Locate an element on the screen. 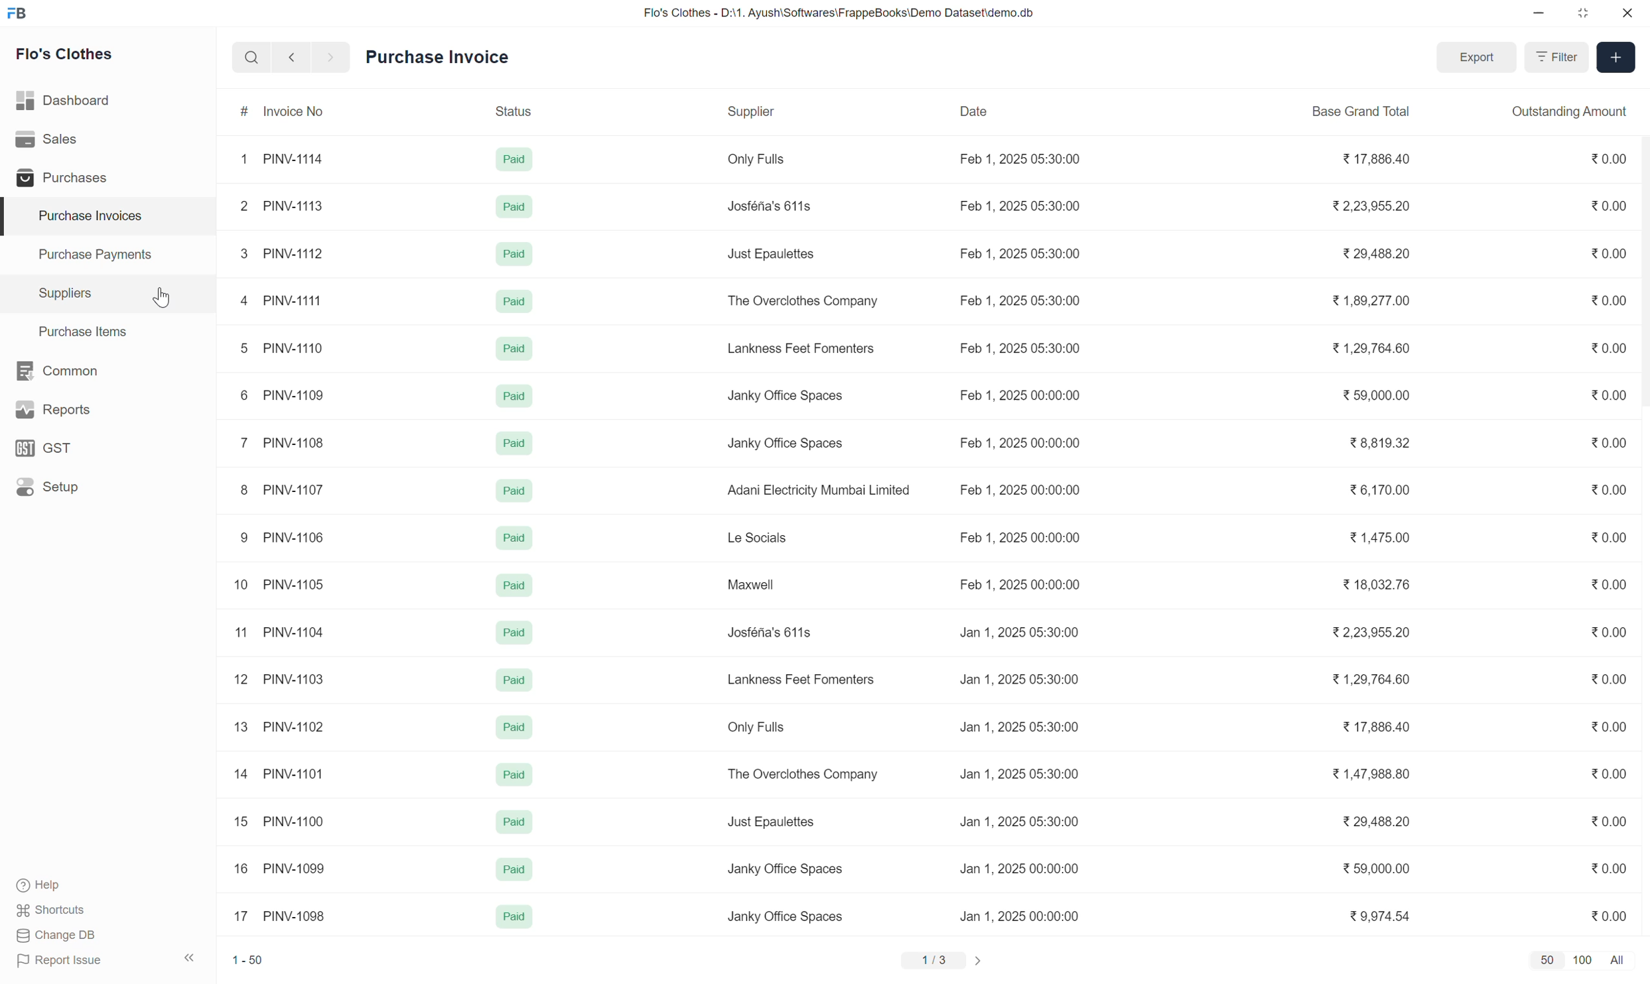  0.00 is located at coordinates (1607, 821).